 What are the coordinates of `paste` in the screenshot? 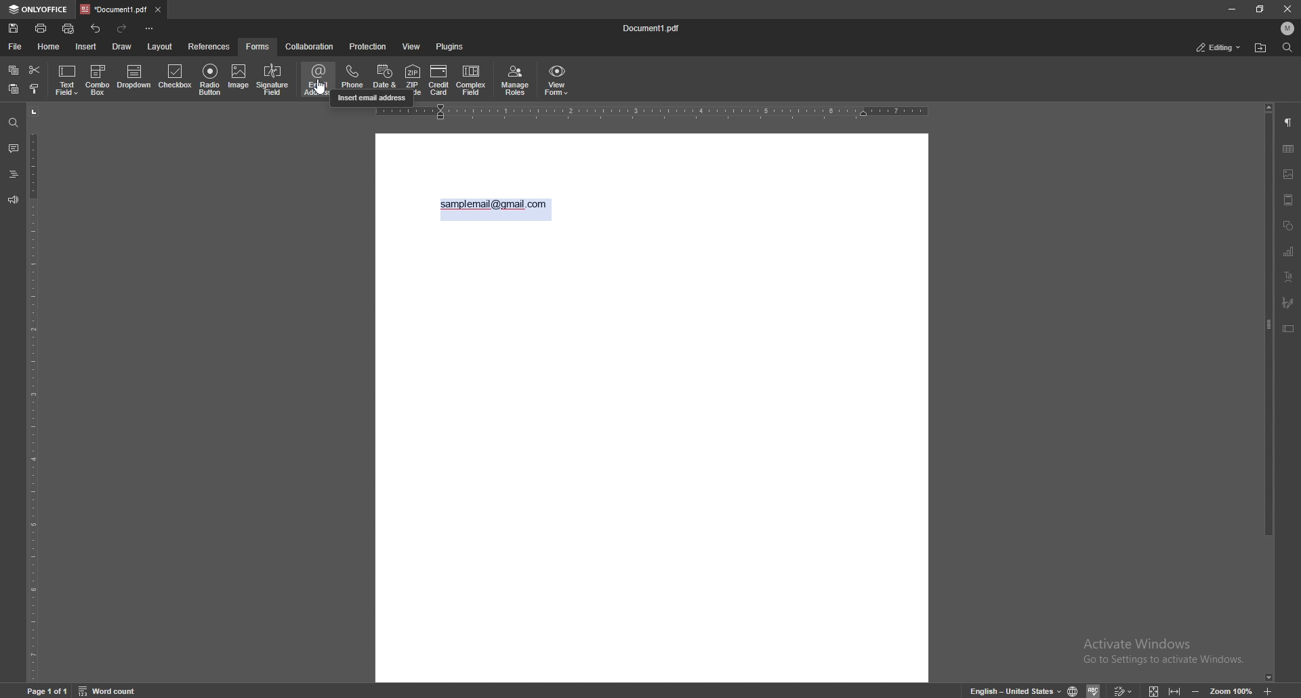 It's located at (13, 89).